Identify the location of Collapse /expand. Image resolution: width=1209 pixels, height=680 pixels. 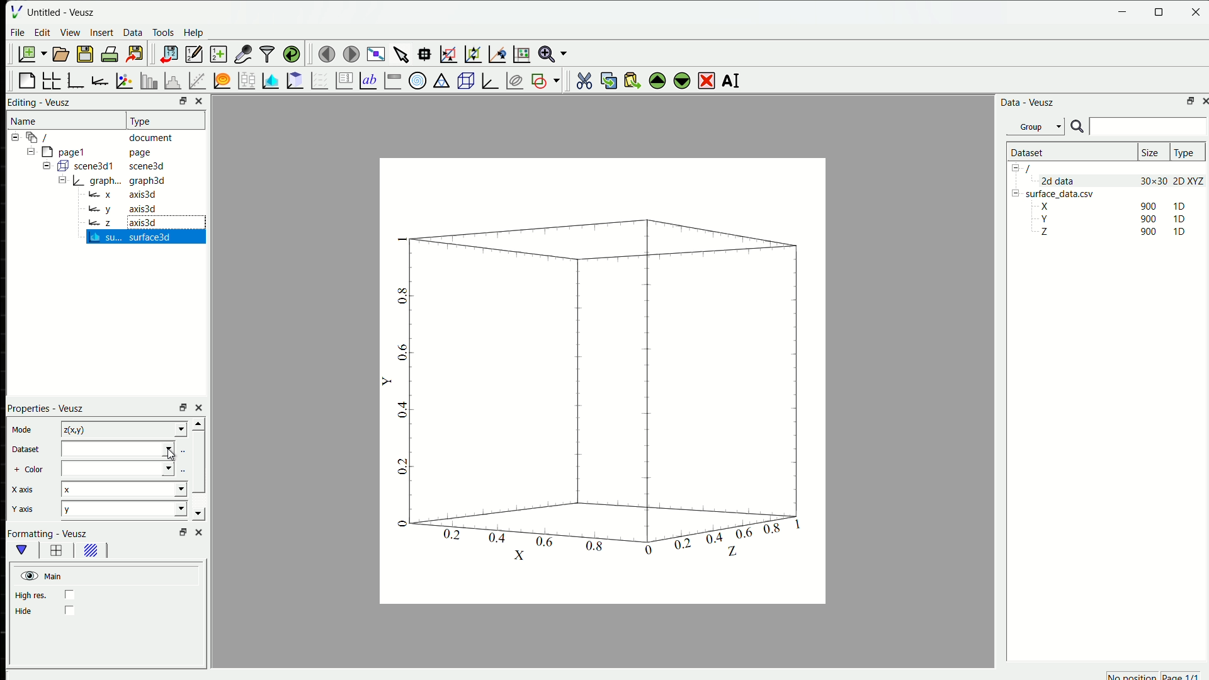
(1018, 195).